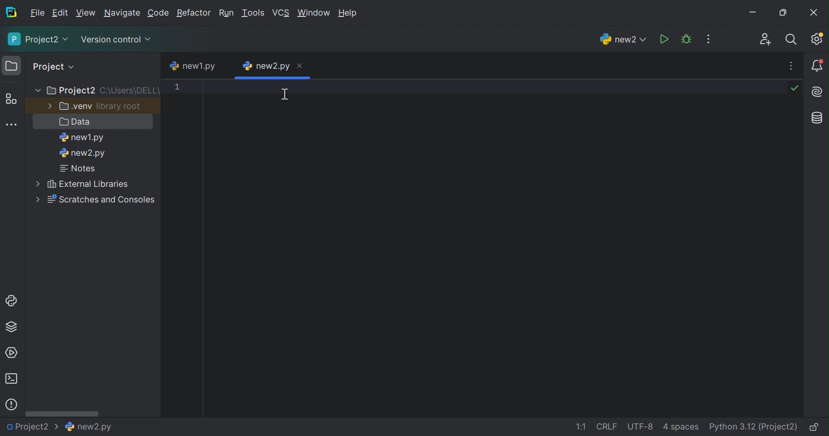  Describe the element at coordinates (622, 39) in the screenshot. I see `new2` at that location.